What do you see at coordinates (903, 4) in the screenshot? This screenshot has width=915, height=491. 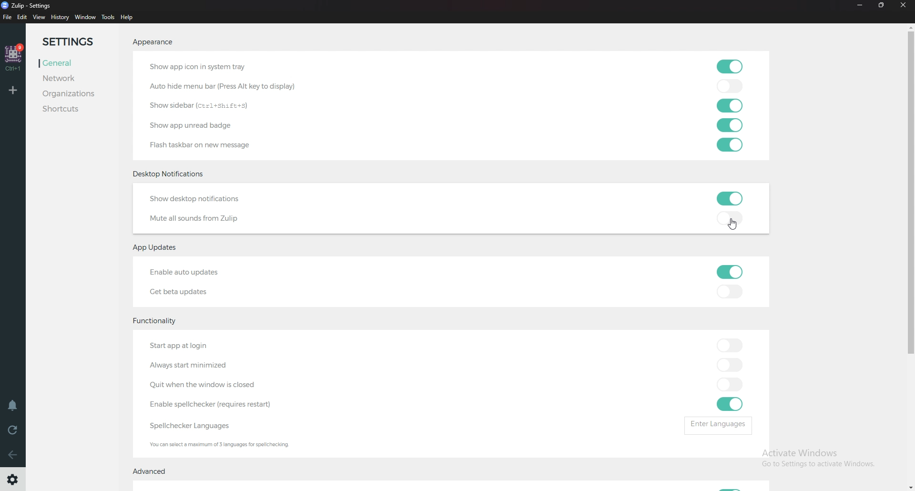 I see `close` at bounding box center [903, 4].